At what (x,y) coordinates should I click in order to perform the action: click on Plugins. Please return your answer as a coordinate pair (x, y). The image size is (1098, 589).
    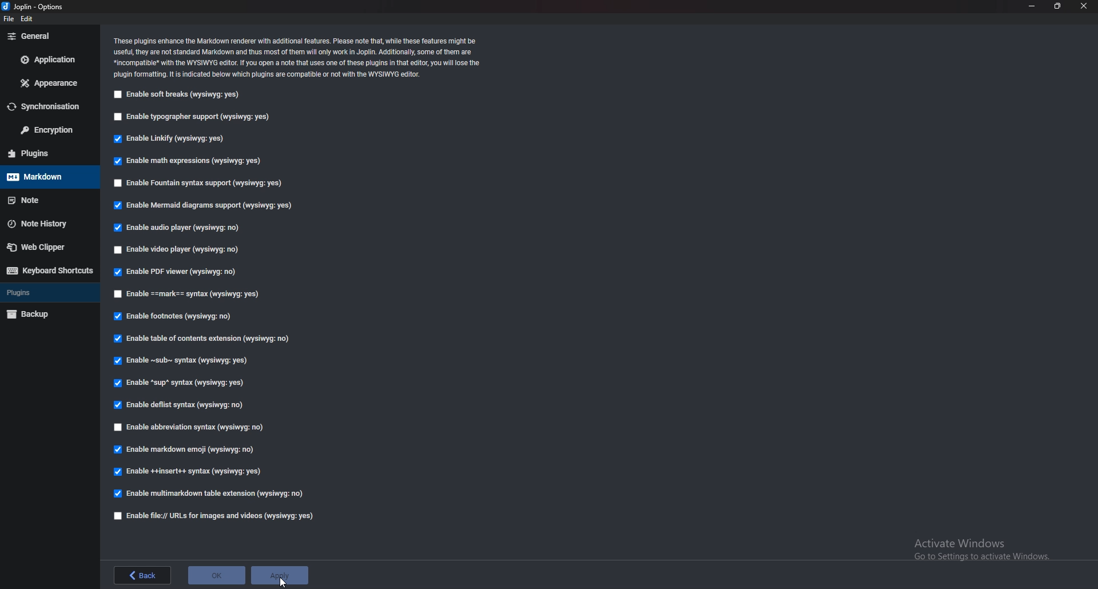
    Looking at the image, I should click on (43, 154).